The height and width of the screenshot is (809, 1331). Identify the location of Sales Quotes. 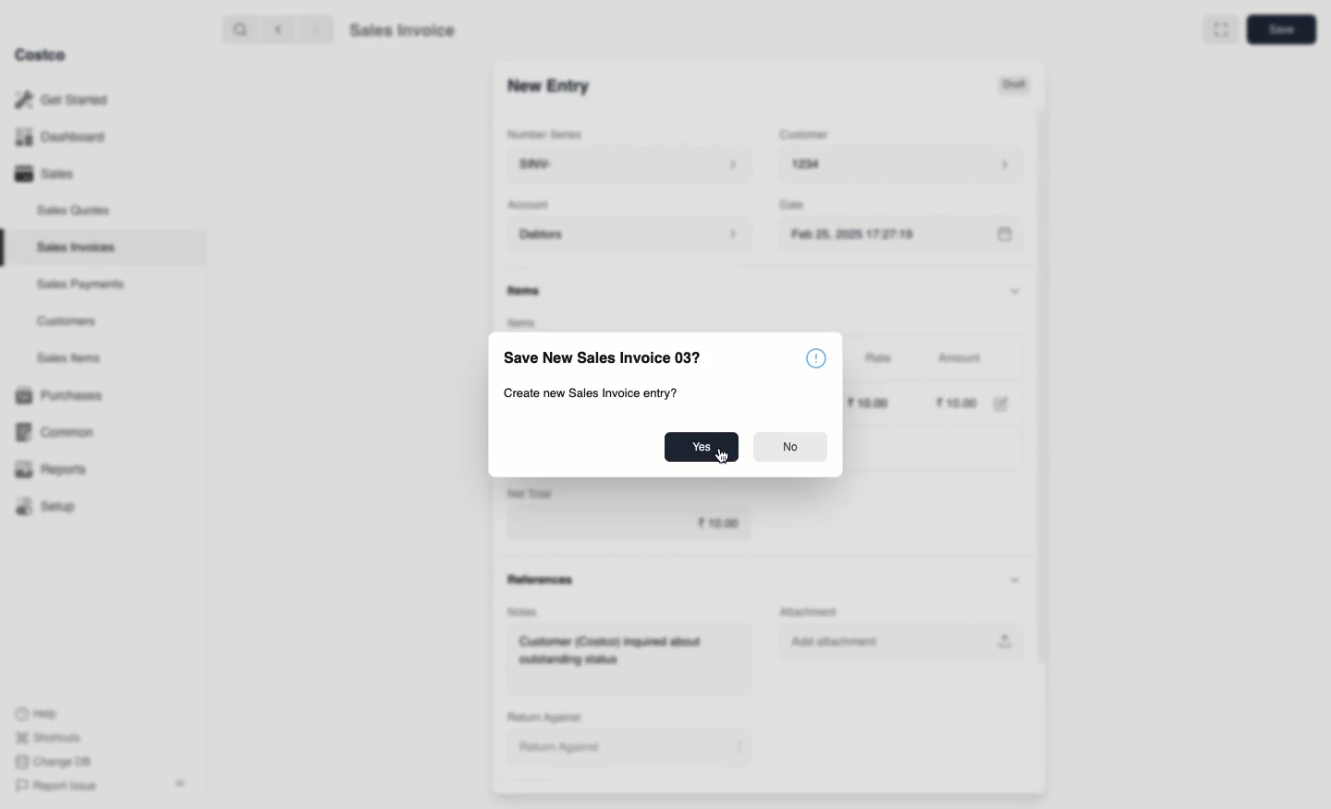
(71, 211).